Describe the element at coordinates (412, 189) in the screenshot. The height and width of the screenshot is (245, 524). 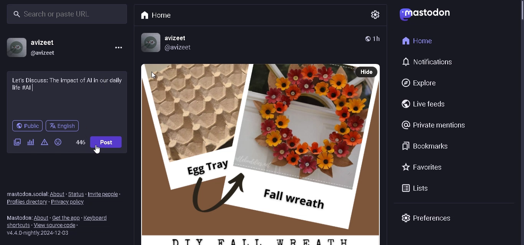
I see `LISTS` at that location.